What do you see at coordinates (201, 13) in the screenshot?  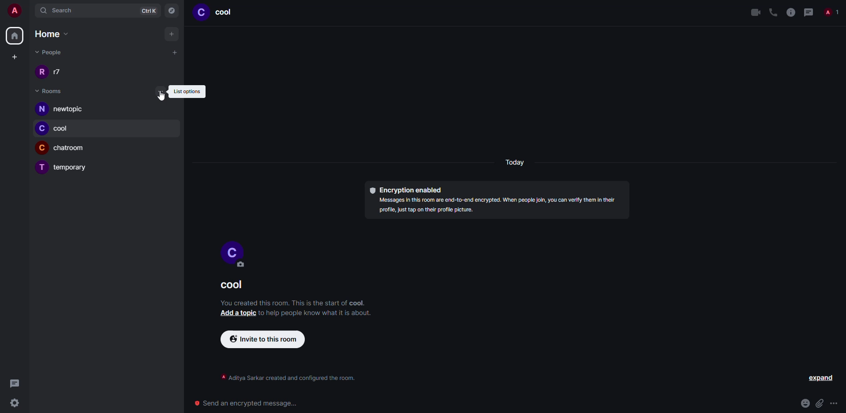 I see `profile` at bounding box center [201, 13].